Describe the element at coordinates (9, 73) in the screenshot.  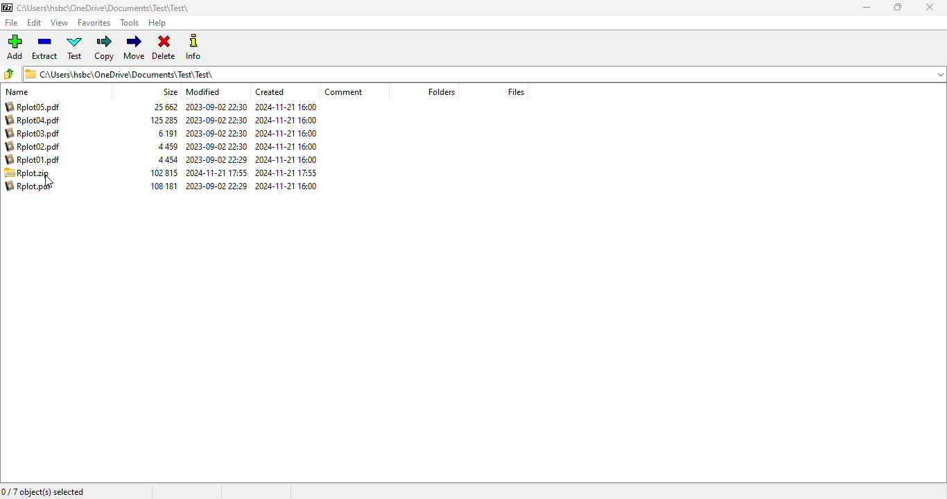
I see `browse folders` at that location.